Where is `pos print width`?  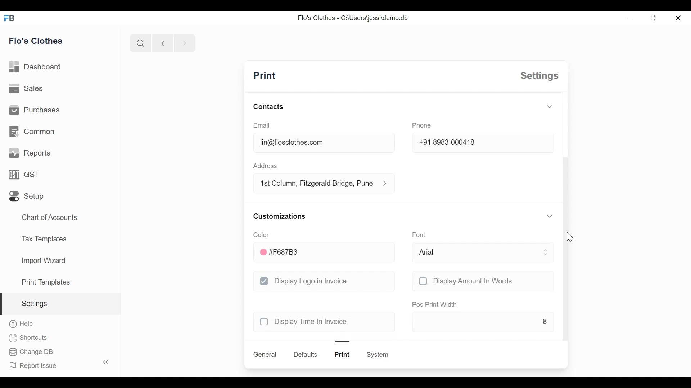
pos print width is located at coordinates (435, 305).